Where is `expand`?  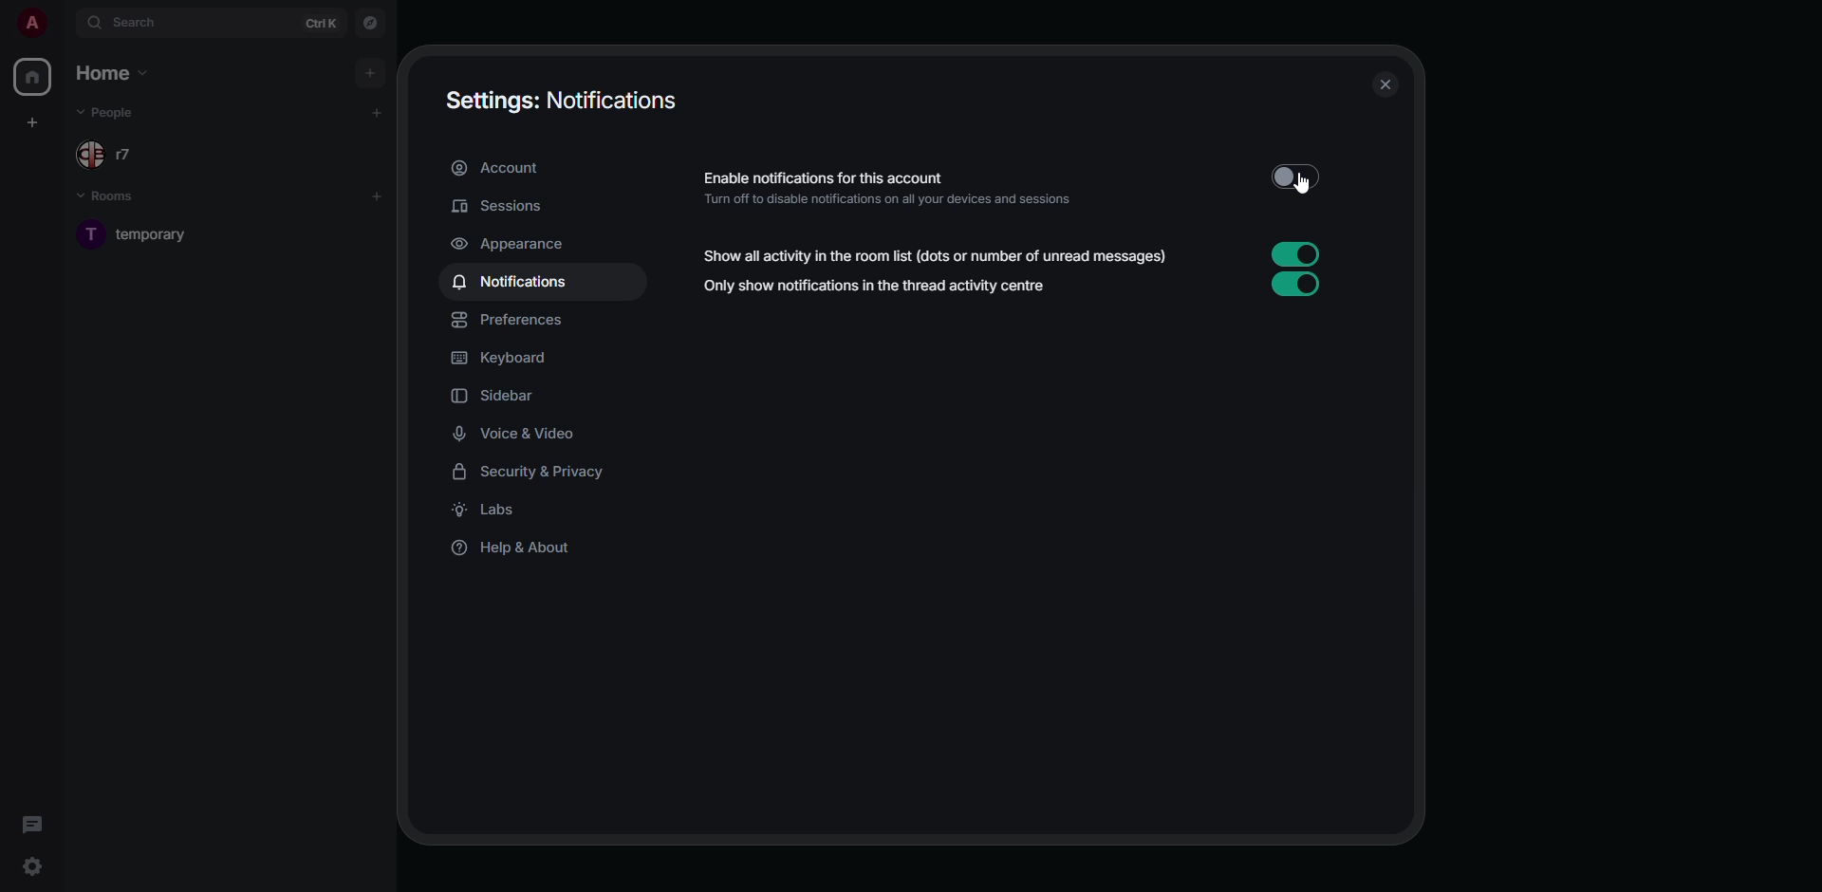 expand is located at coordinates (63, 23).